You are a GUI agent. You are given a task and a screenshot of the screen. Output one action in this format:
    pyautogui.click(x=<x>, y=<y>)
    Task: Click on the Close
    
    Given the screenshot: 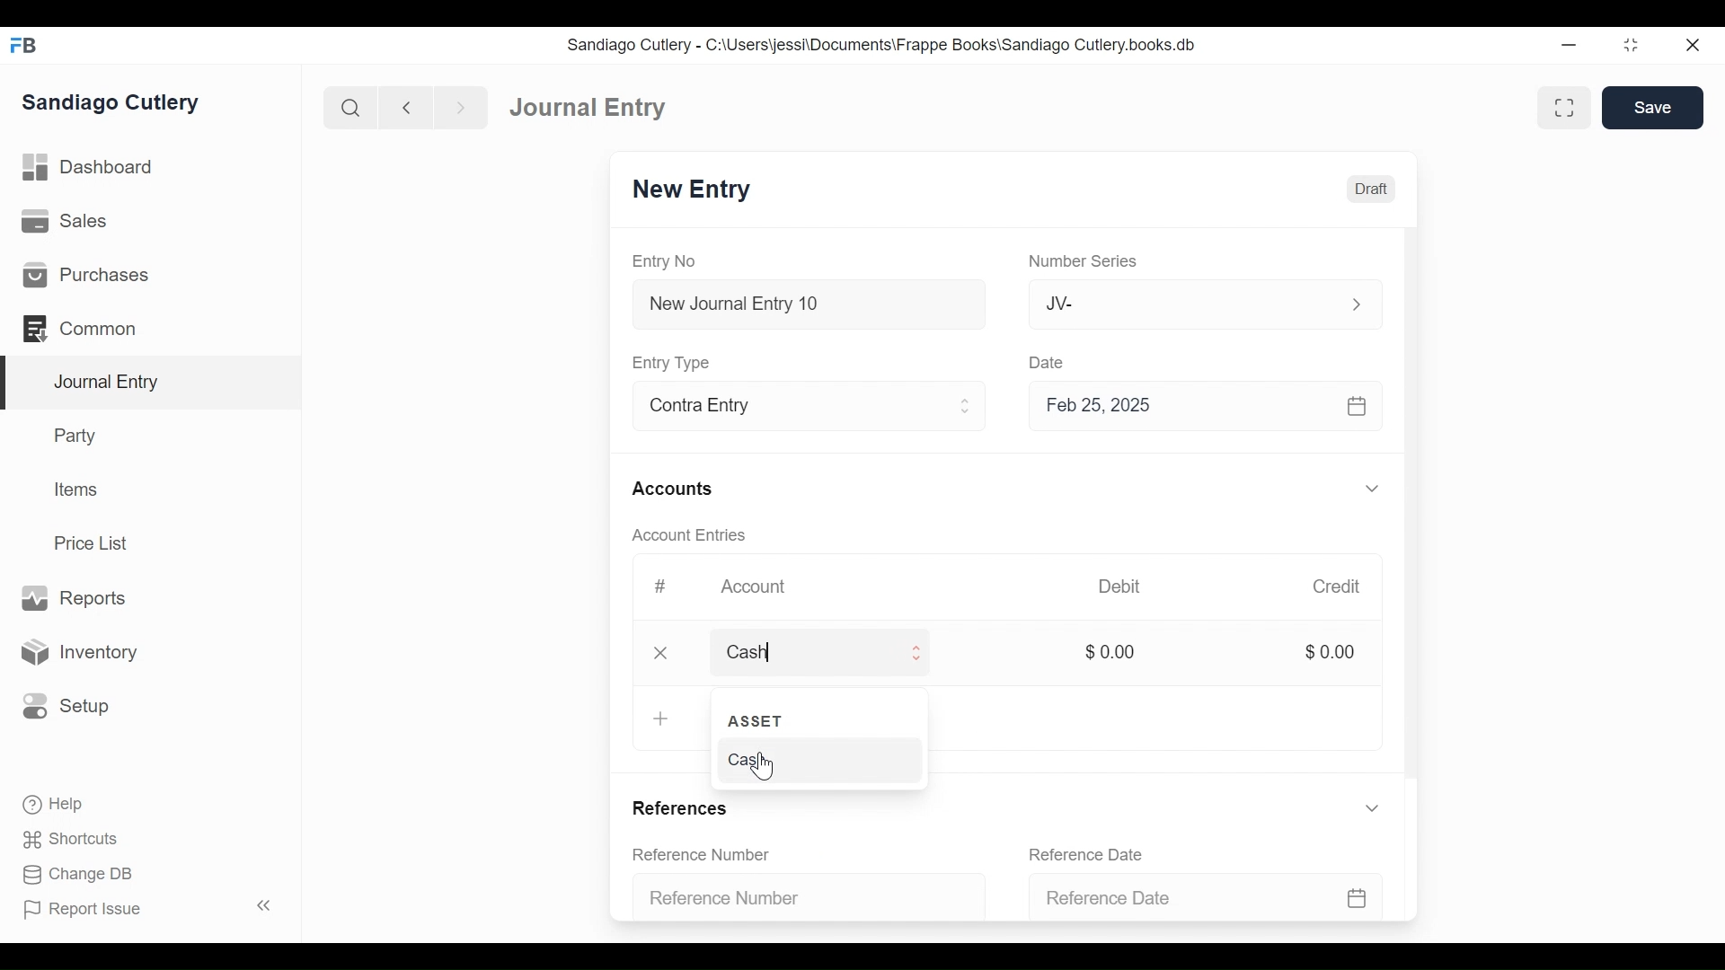 What is the action you would take?
    pyautogui.click(x=1691, y=46)
    